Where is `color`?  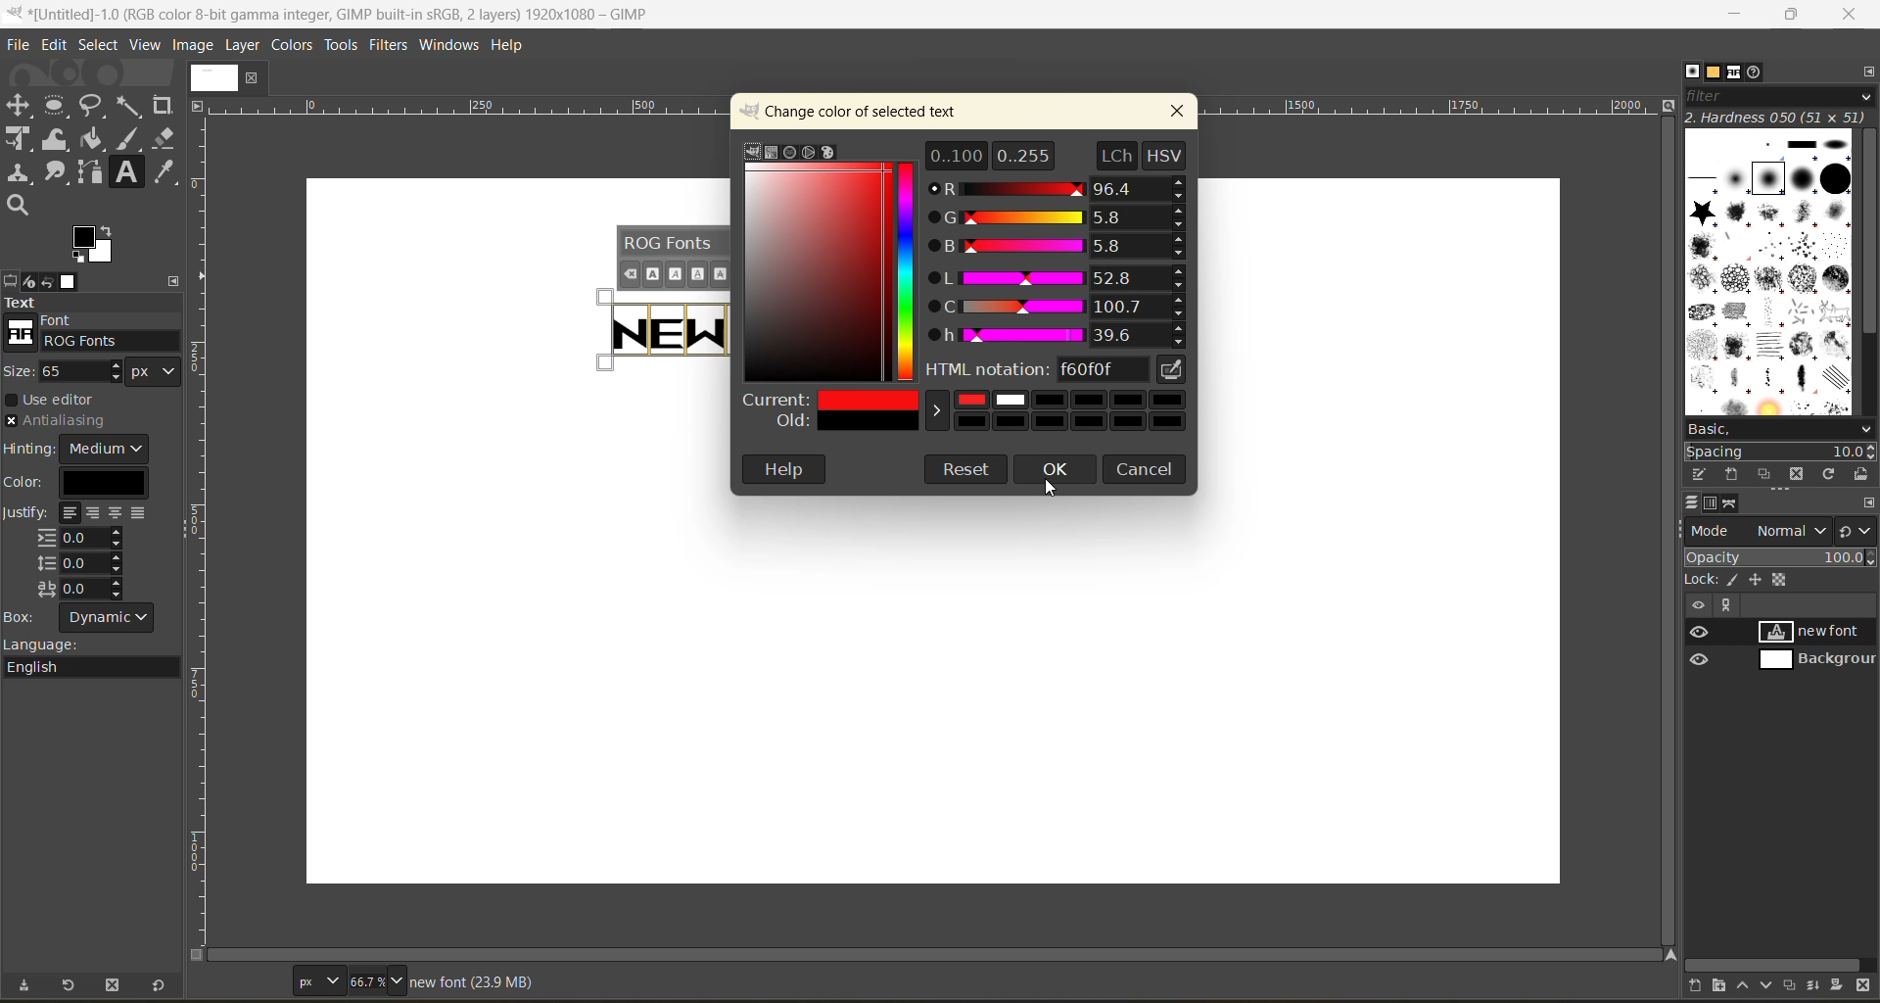 color is located at coordinates (85, 482).